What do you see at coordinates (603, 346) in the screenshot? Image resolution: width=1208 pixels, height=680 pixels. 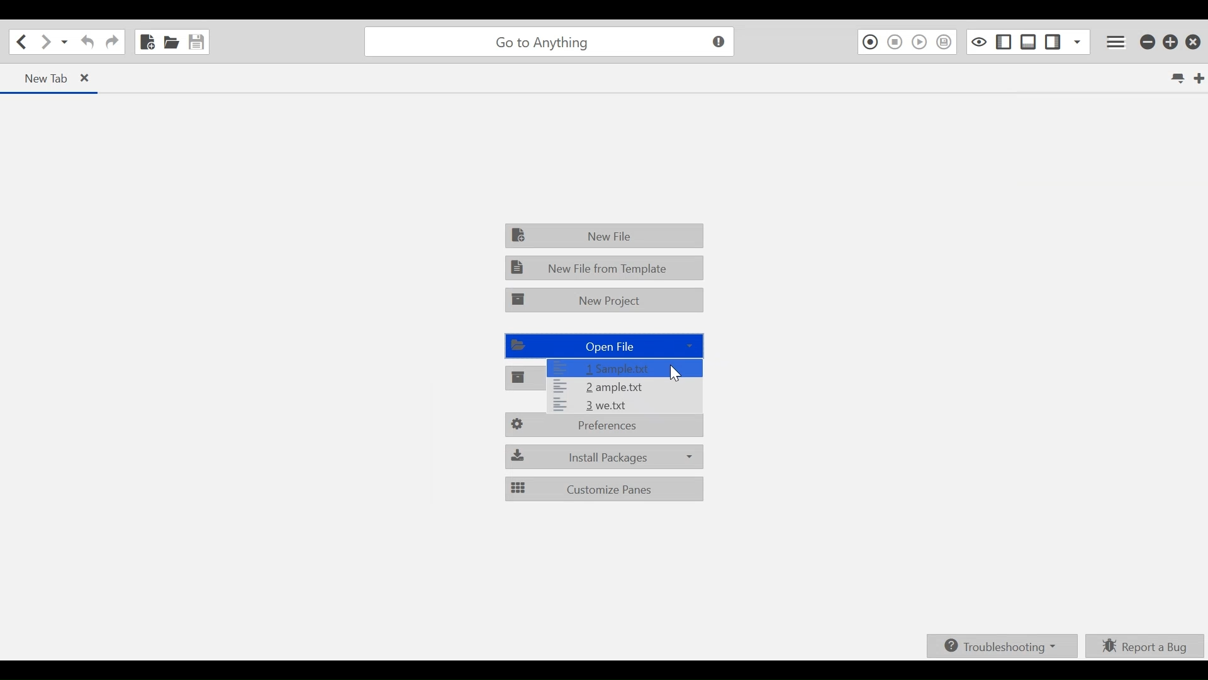 I see `Open File` at bounding box center [603, 346].